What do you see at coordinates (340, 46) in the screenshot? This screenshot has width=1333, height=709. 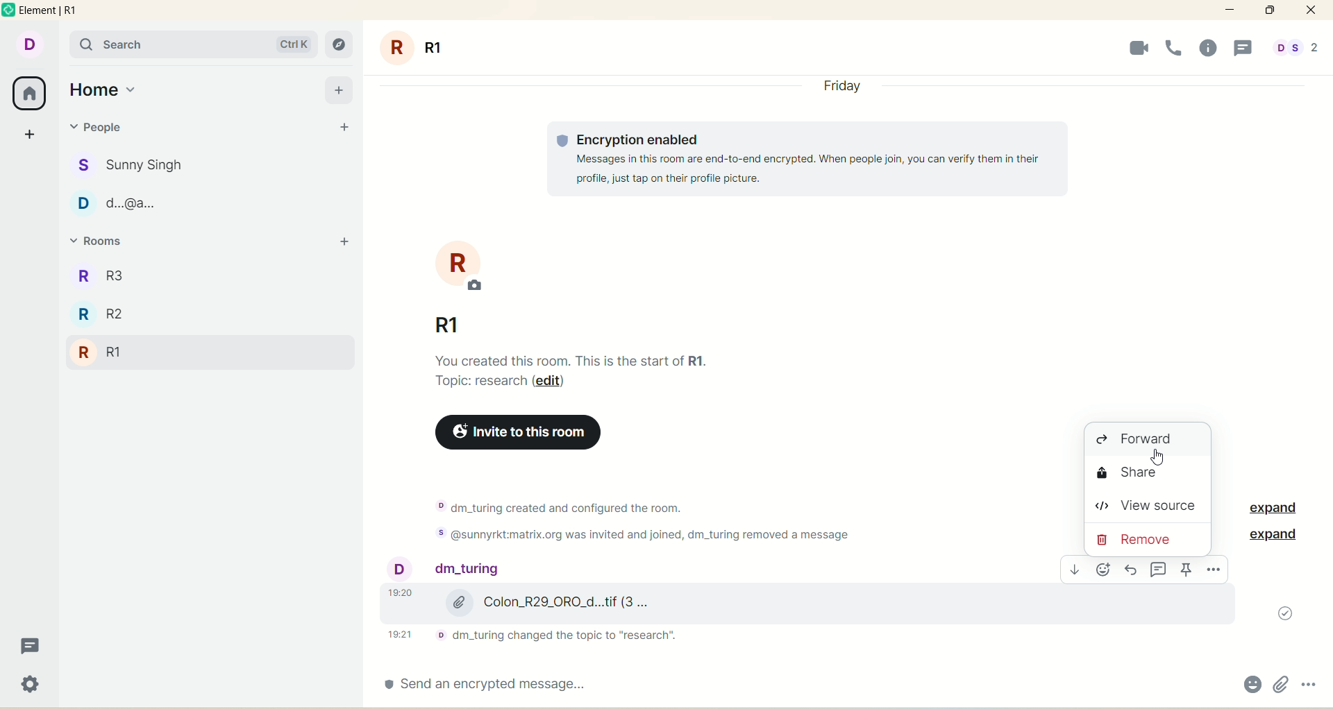 I see `explore rooms` at bounding box center [340, 46].